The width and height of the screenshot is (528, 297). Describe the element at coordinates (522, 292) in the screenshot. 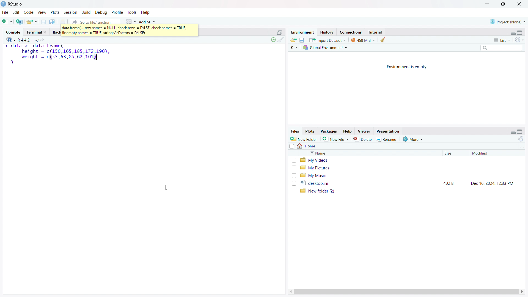

I see `scroll right` at that location.